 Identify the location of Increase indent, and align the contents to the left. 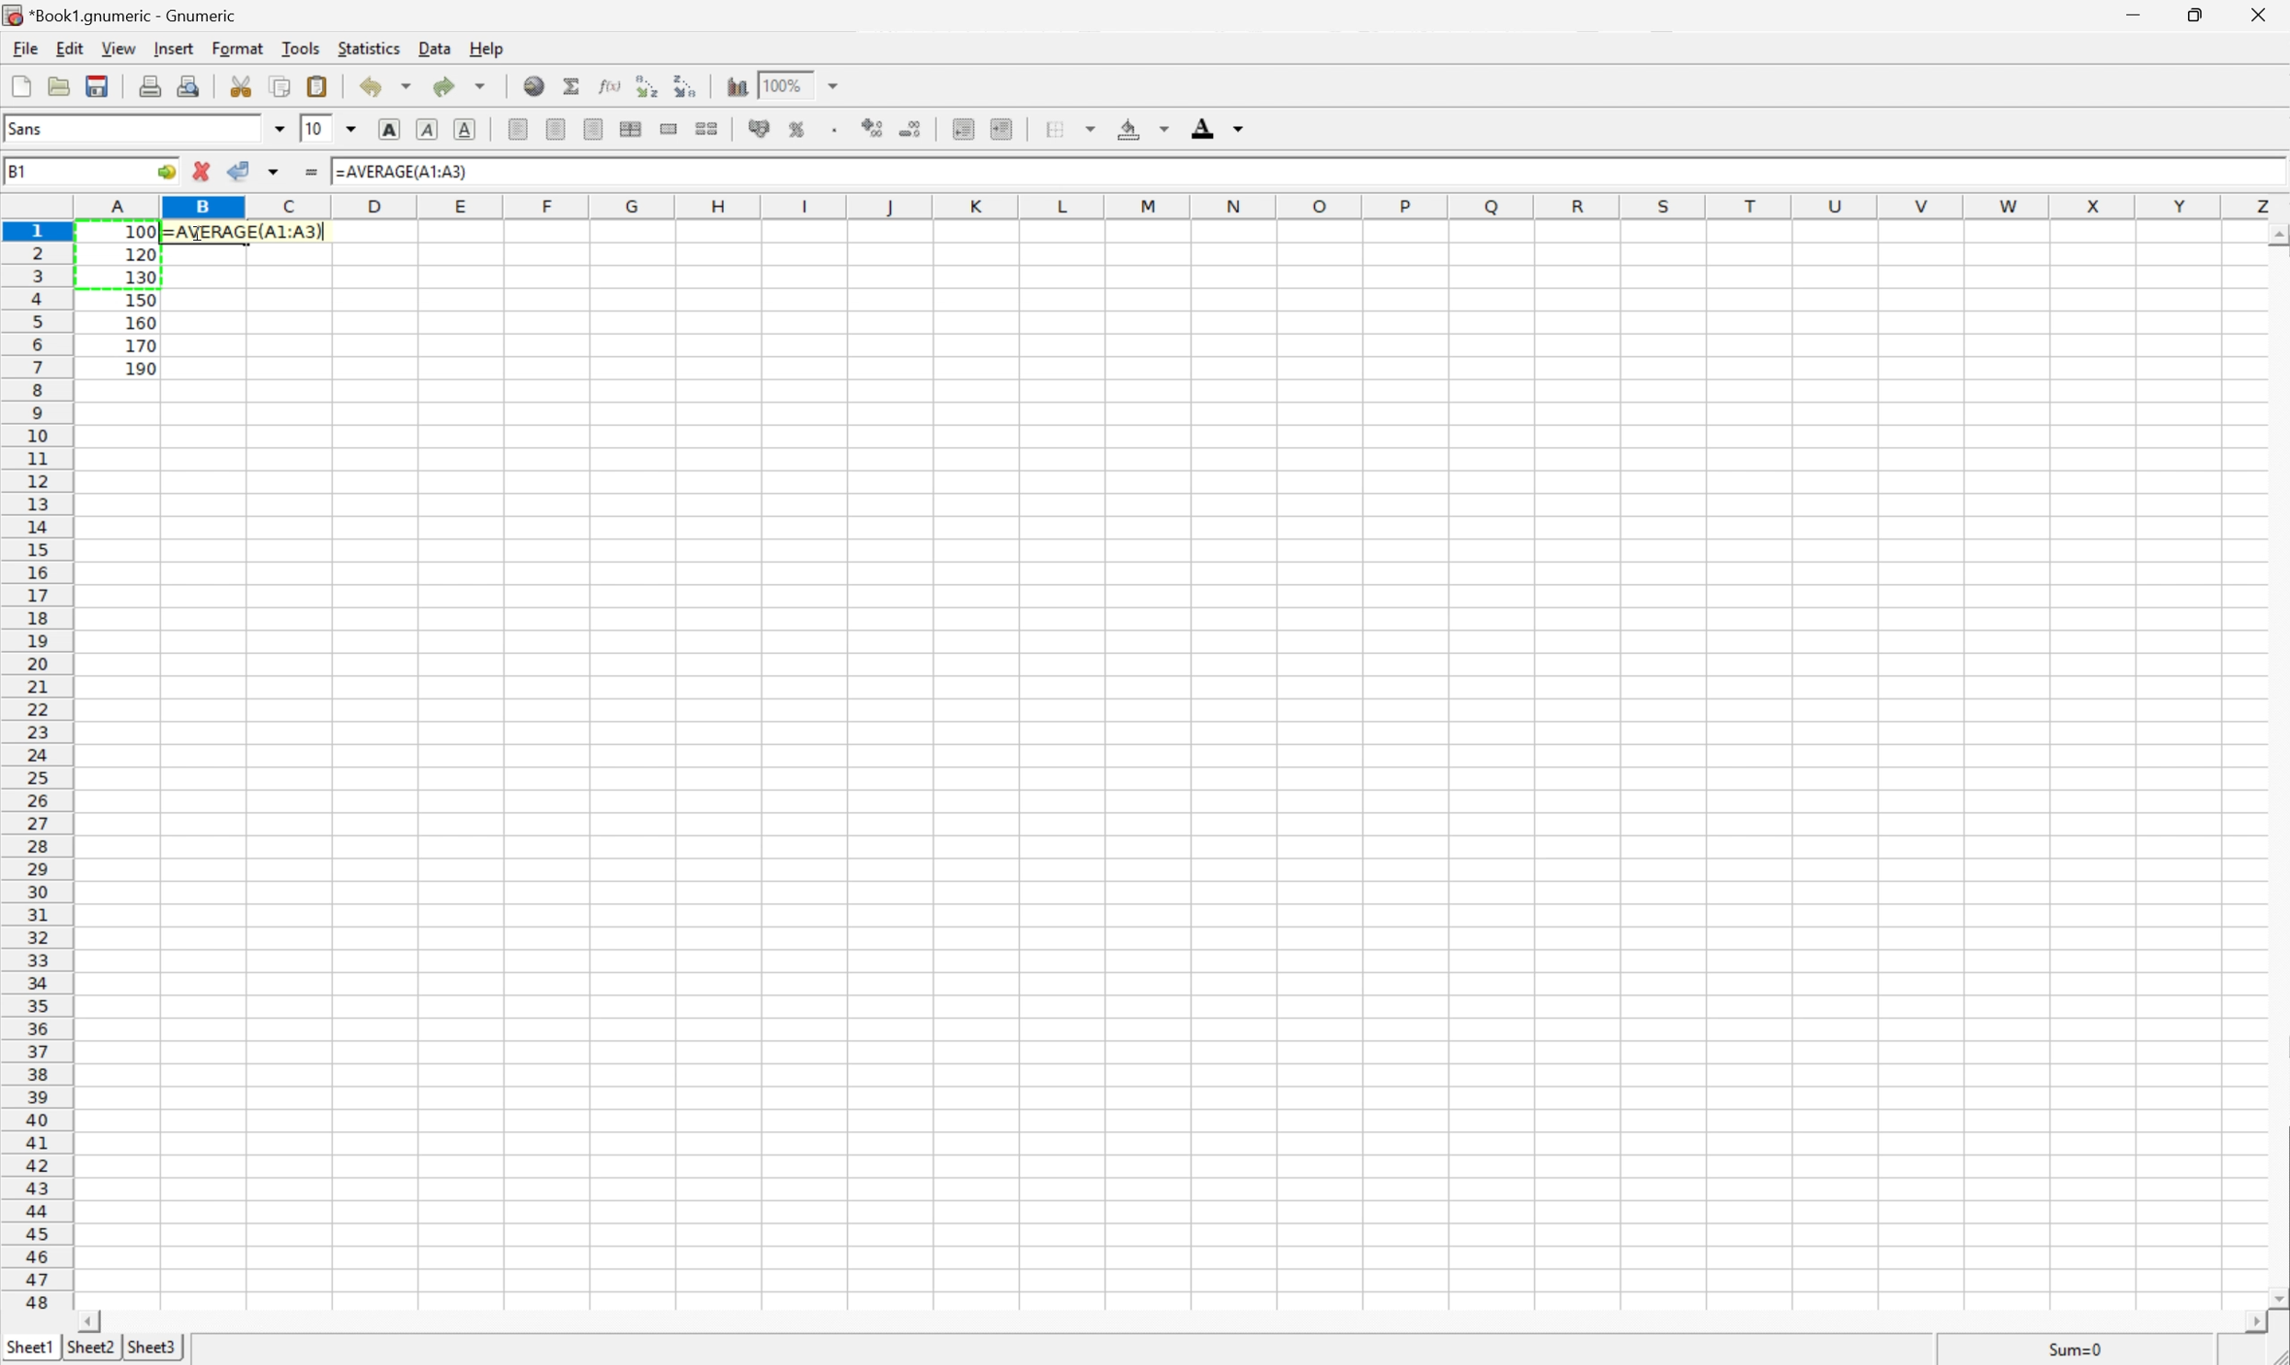
(1006, 131).